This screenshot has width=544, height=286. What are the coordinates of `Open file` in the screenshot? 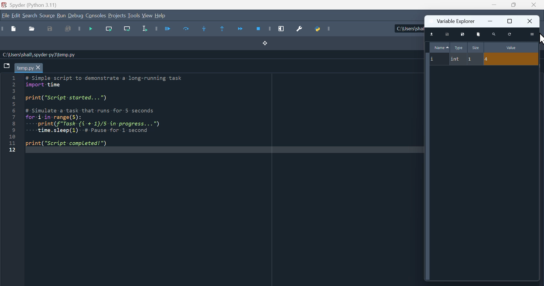 It's located at (31, 29).